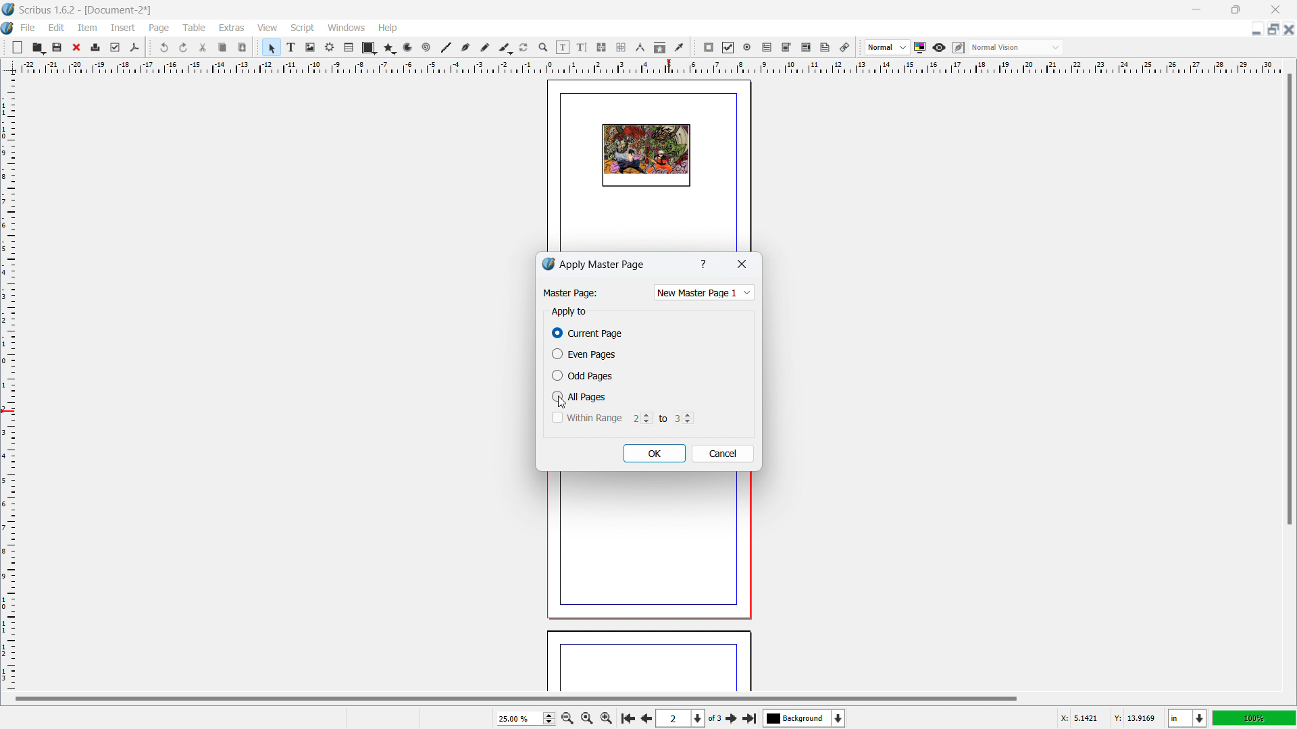 The height and width of the screenshot is (729, 1297). I want to click on range ending at page number, so click(683, 417).